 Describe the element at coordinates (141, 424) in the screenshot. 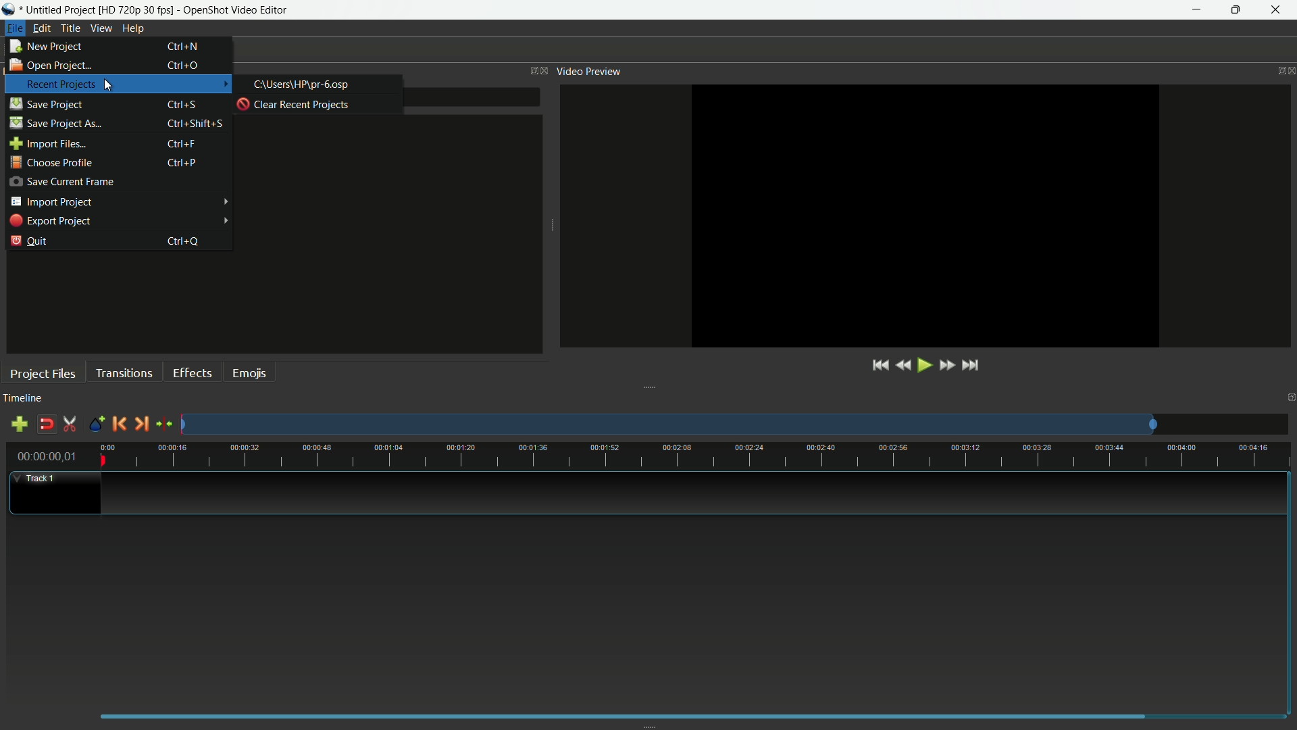

I see `next marker` at that location.